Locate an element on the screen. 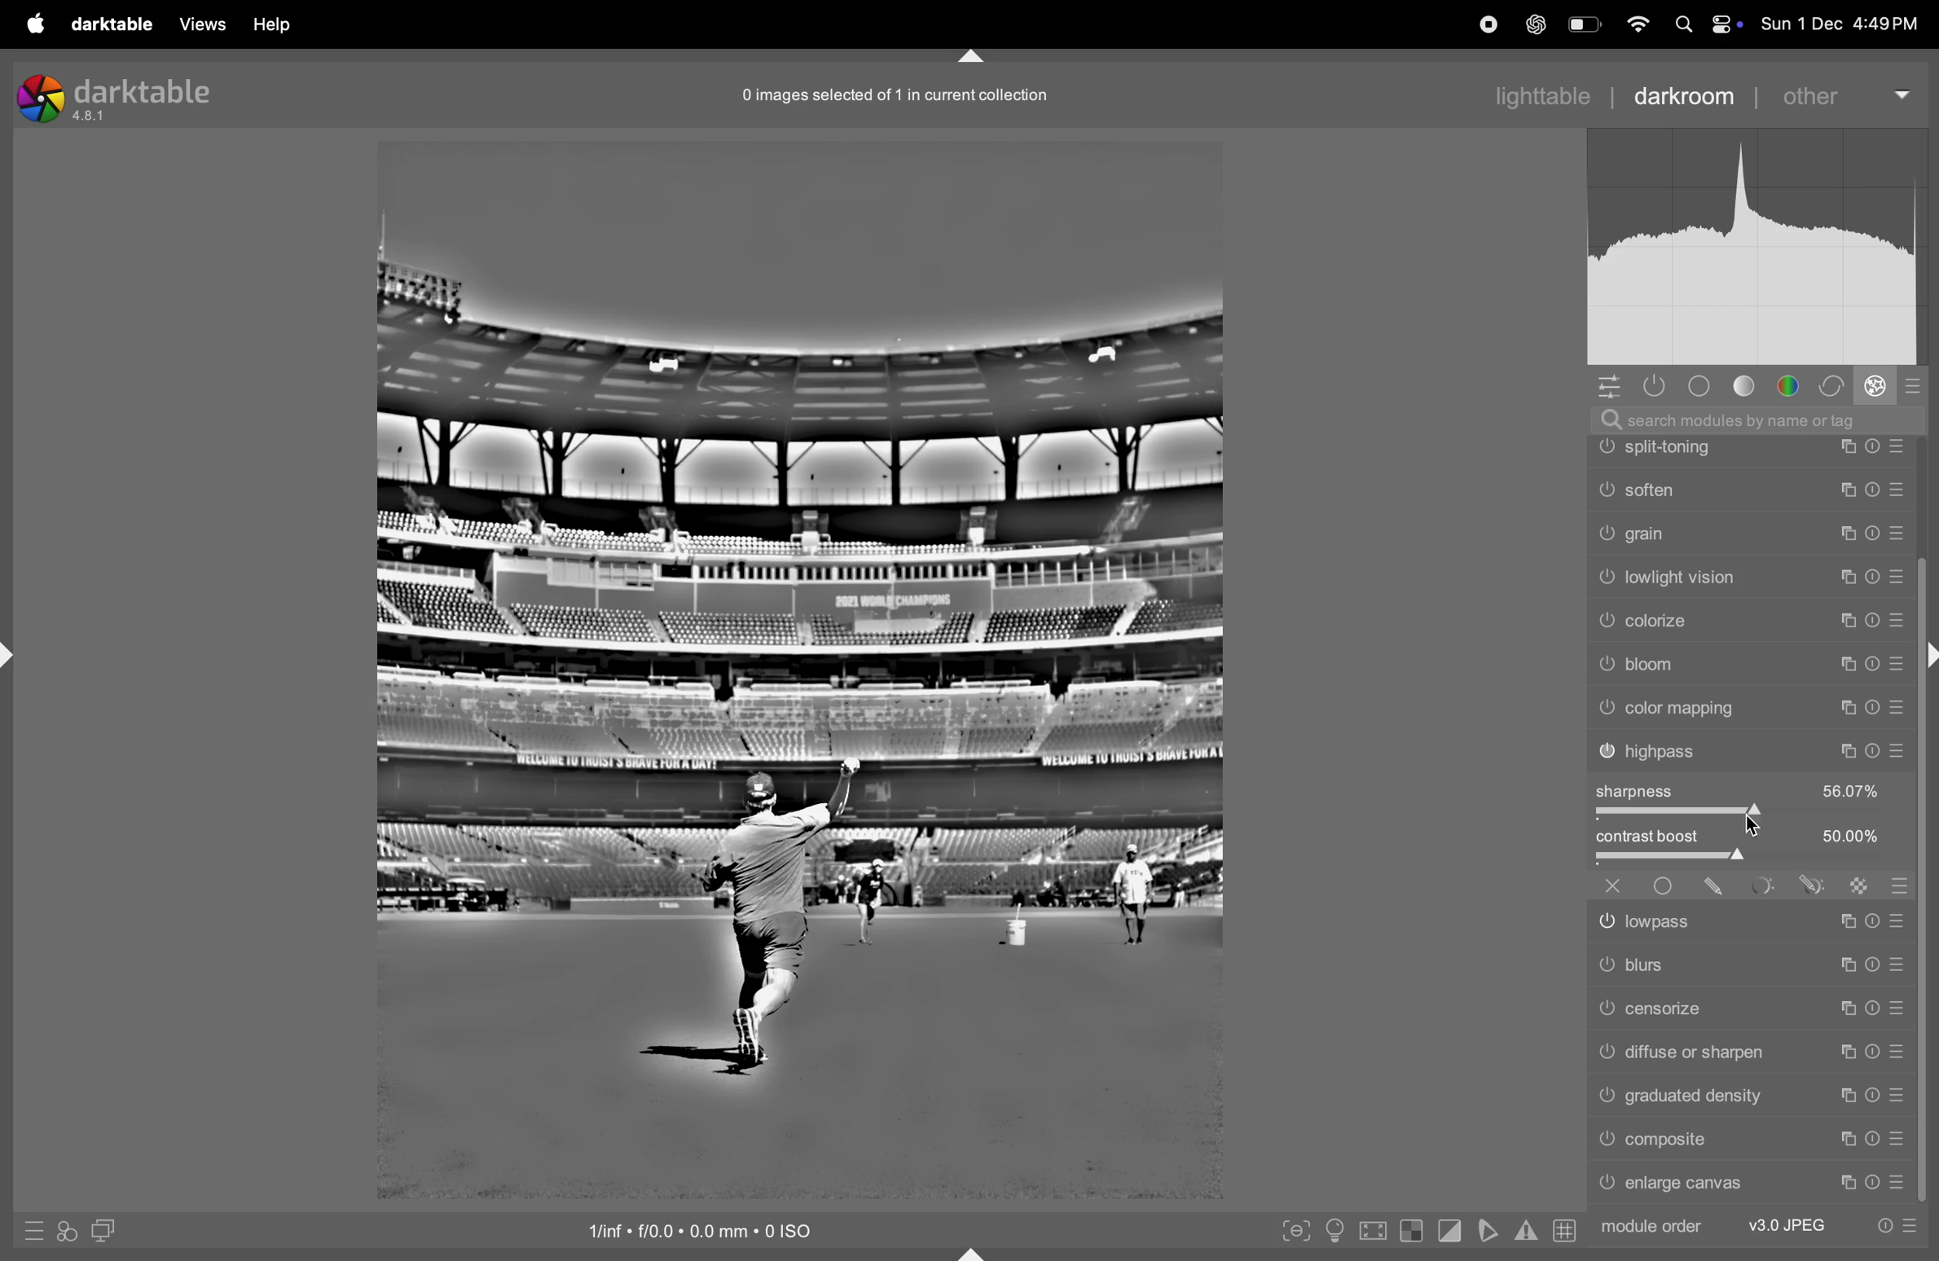 The width and height of the screenshot is (1939, 1261). 0 record is located at coordinates (899, 94).